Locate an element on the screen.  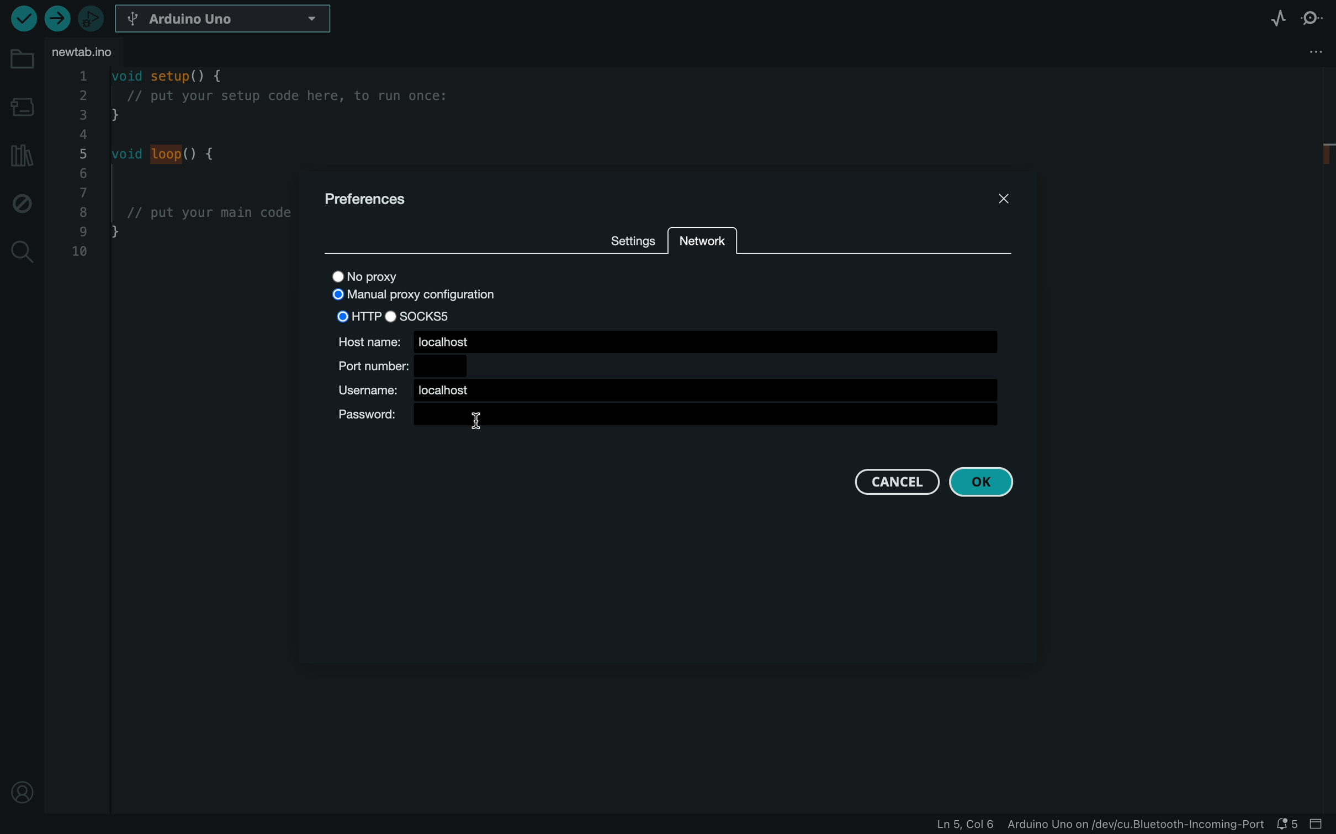
cursor is located at coordinates (482, 423).